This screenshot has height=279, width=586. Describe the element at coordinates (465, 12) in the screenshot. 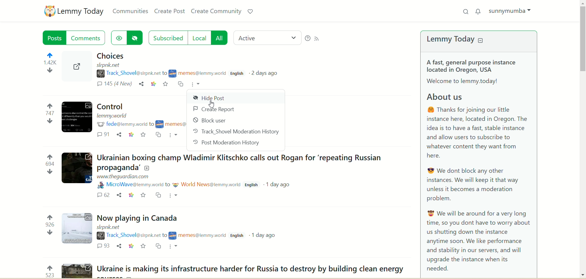

I see `search` at that location.